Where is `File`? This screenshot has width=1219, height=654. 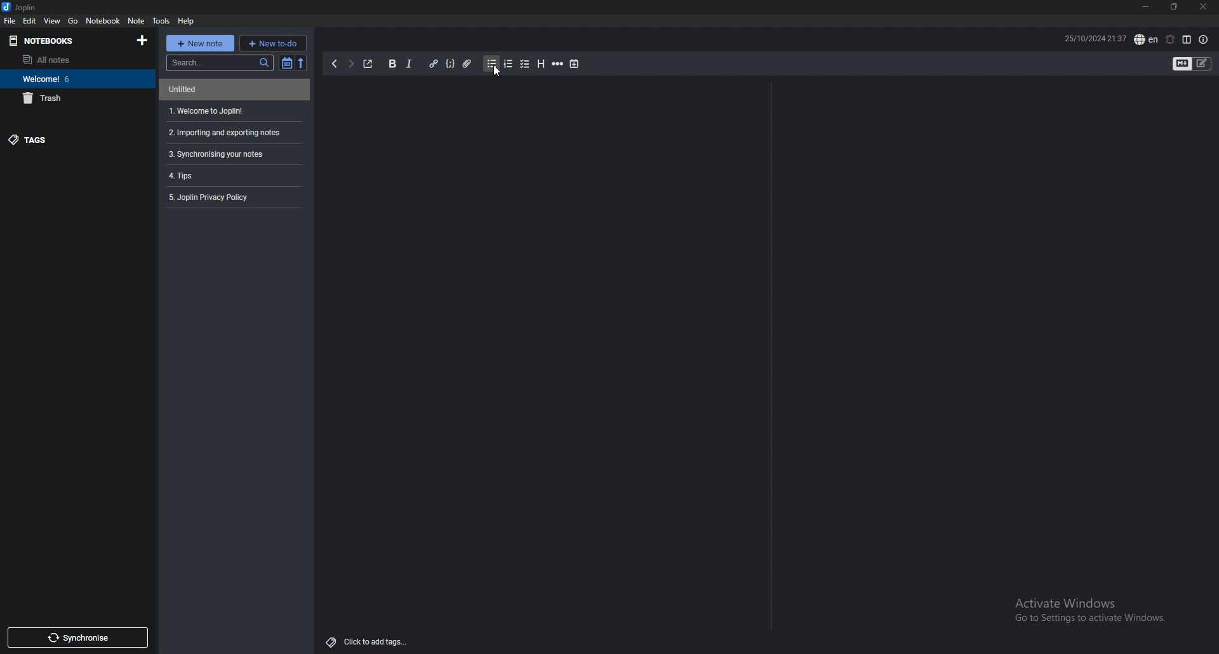
File is located at coordinates (10, 20).